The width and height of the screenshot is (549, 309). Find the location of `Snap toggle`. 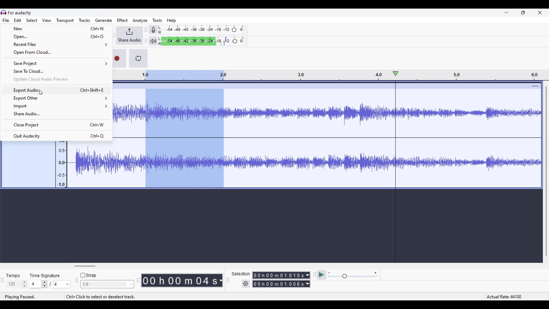

Snap toggle is located at coordinates (88, 275).